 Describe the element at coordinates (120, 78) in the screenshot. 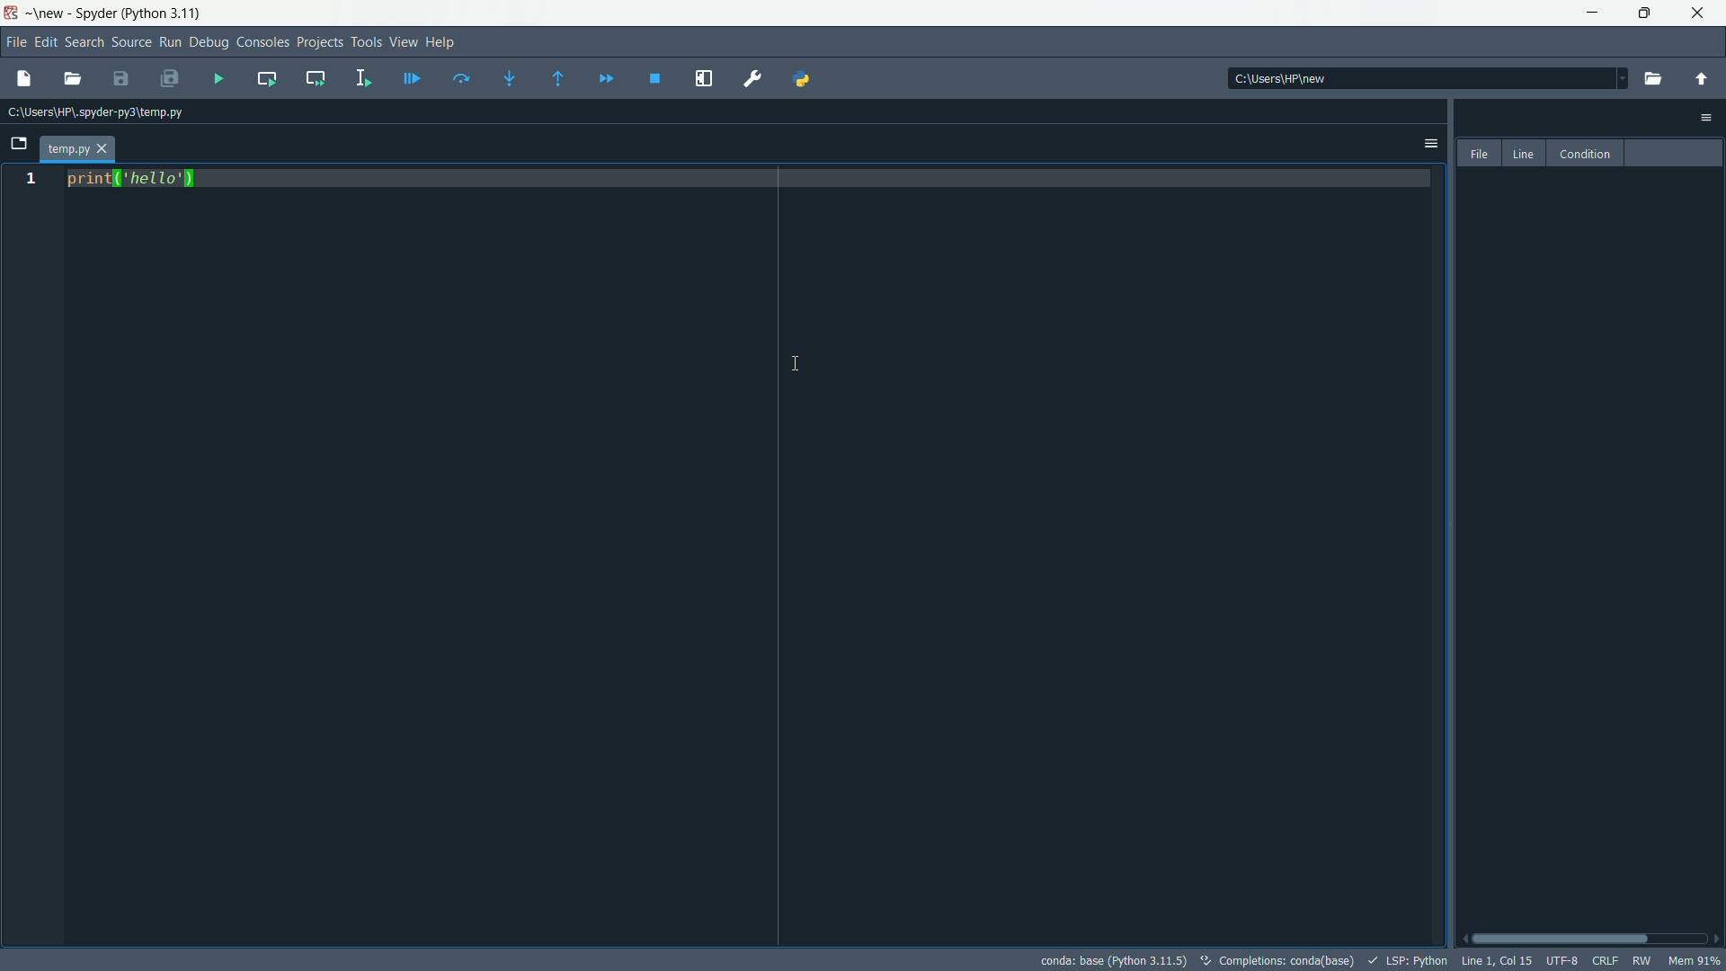

I see `save file` at that location.